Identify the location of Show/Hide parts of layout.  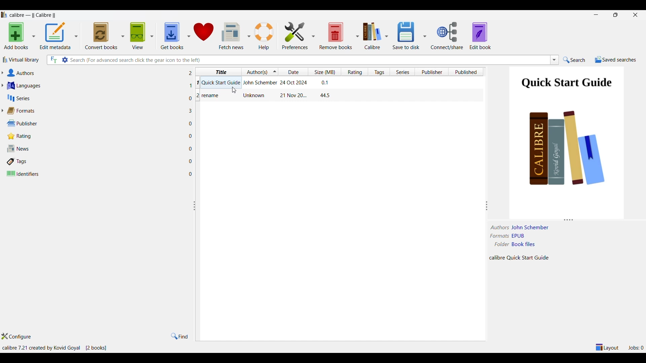
(606, 347).